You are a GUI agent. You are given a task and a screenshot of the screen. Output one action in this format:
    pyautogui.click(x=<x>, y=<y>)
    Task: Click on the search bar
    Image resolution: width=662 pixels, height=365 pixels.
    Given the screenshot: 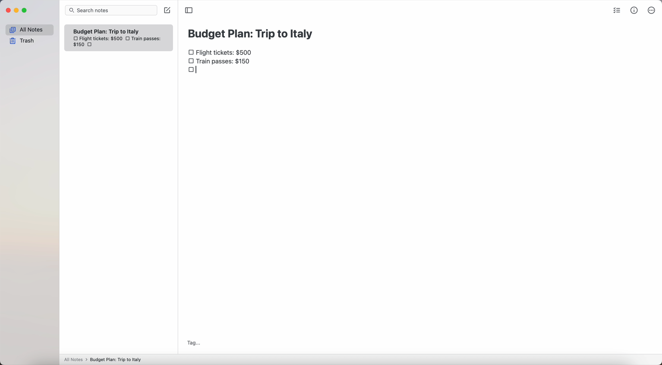 What is the action you would take?
    pyautogui.click(x=111, y=10)
    